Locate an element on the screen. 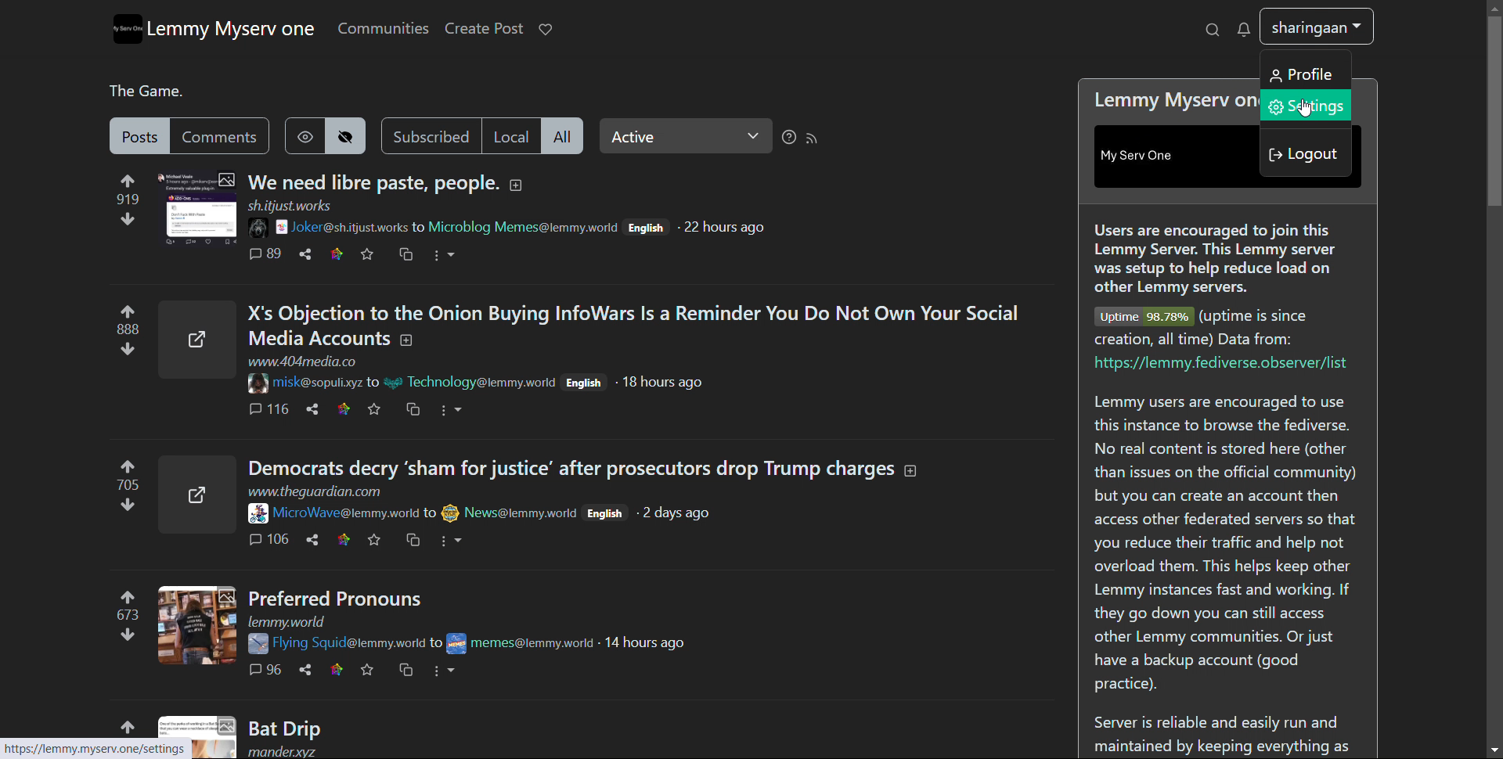  89 comments is located at coordinates (264, 256).